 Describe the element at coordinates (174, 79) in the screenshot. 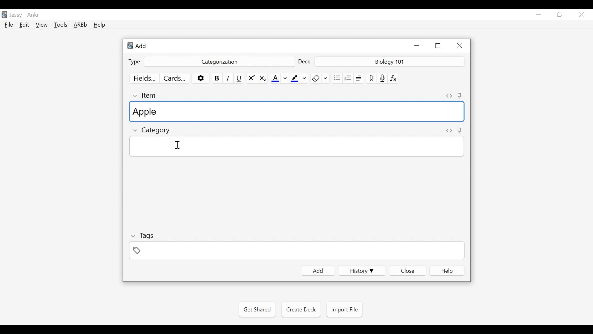

I see `Customize Card Template` at that location.